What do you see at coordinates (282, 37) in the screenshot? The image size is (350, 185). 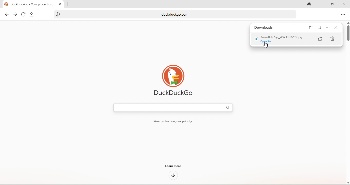 I see `3waw0d97g2_WW1107259,jpg` at bounding box center [282, 37].